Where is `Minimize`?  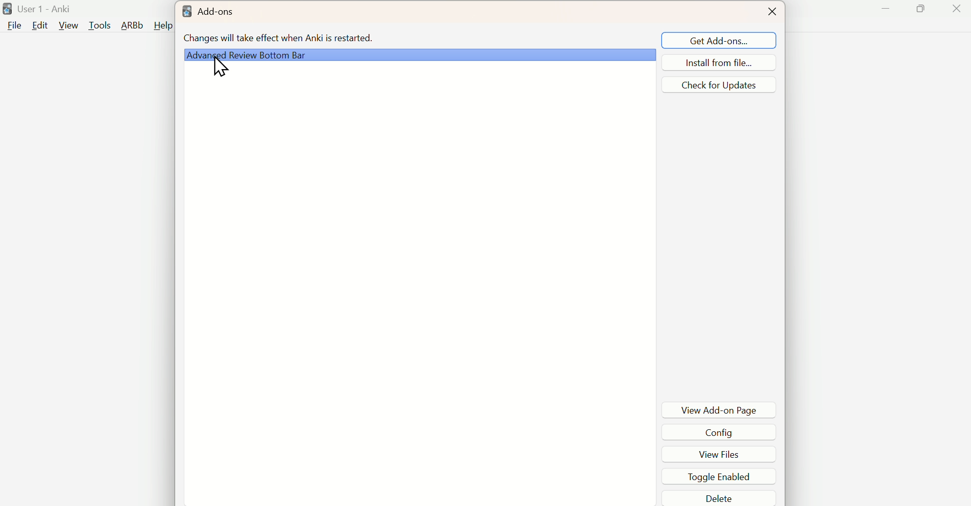 Minimize is located at coordinates (885, 9).